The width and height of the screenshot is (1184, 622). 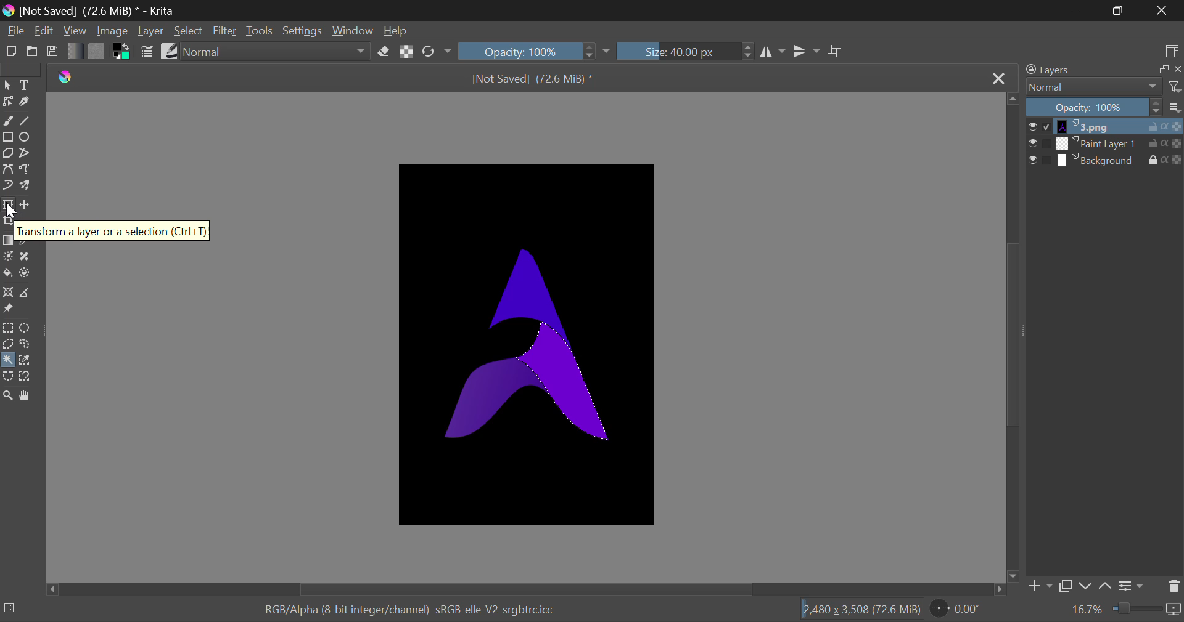 I want to click on Zoom slider, so click(x=1136, y=608).